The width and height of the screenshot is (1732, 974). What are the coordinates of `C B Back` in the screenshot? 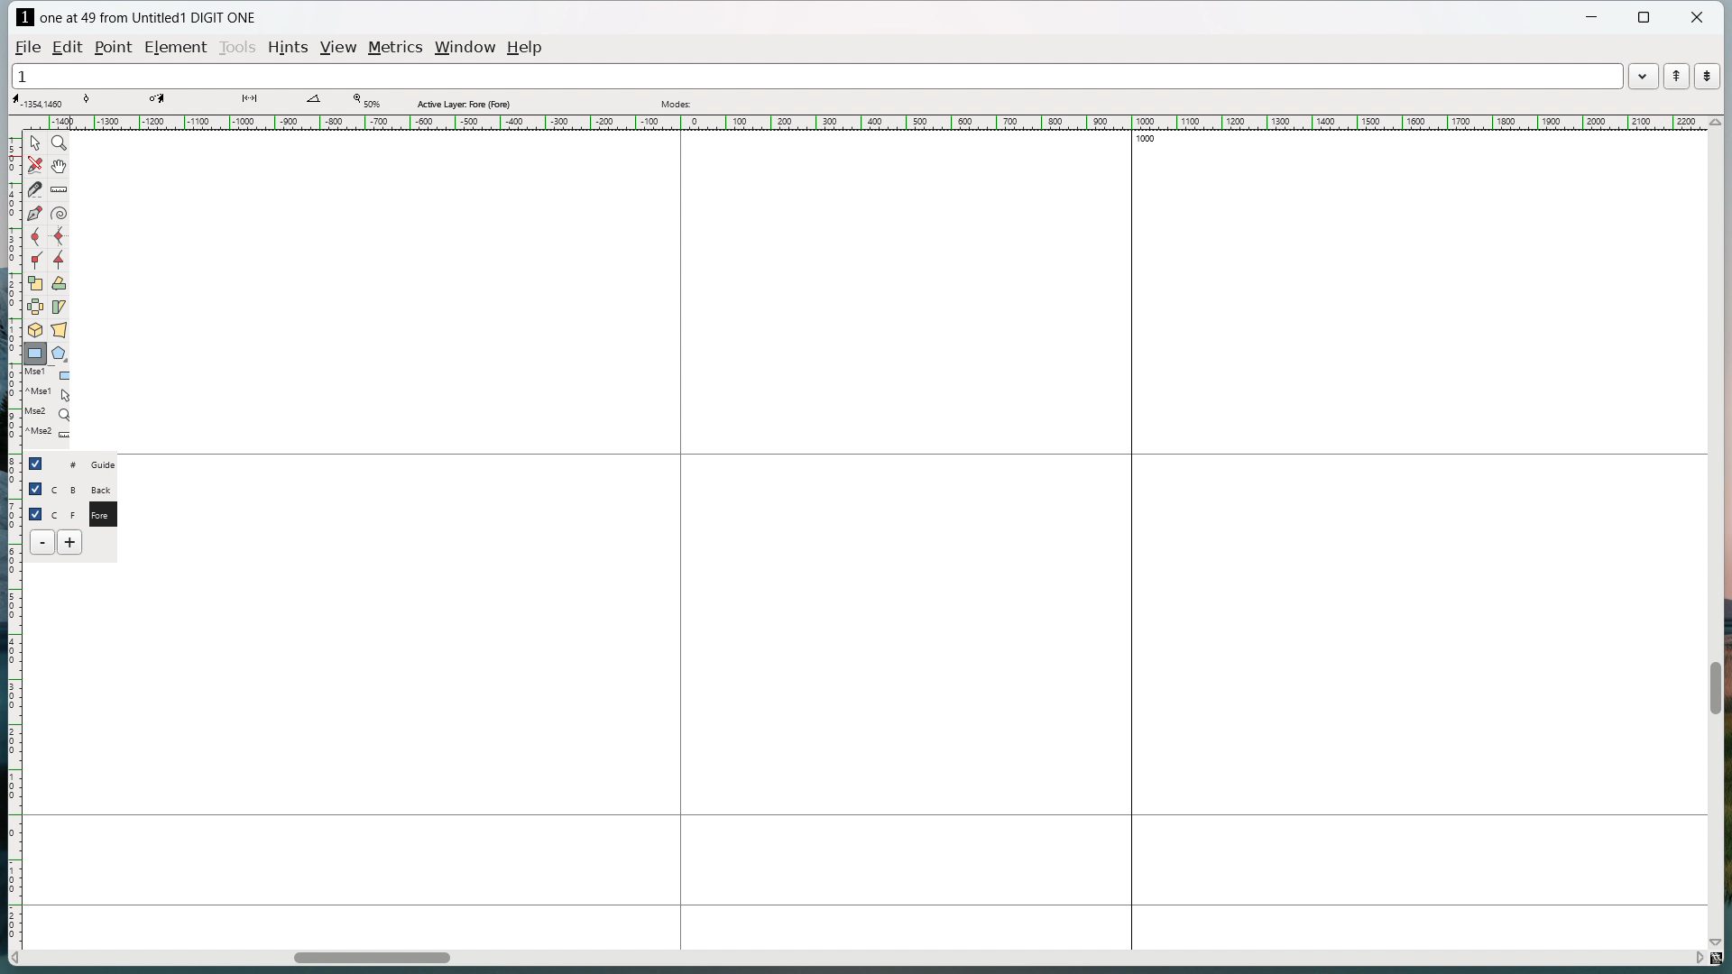 It's located at (84, 487).